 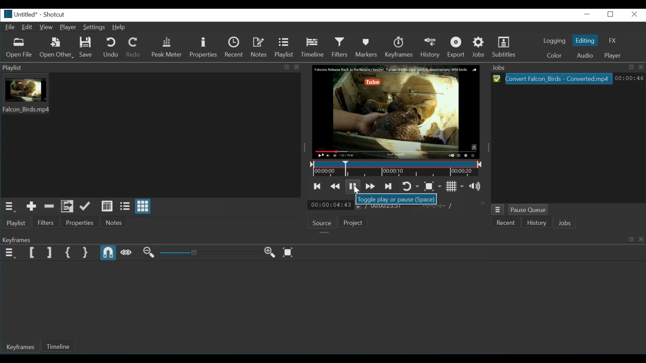 I want to click on Set Keyframe Start, so click(x=31, y=252).